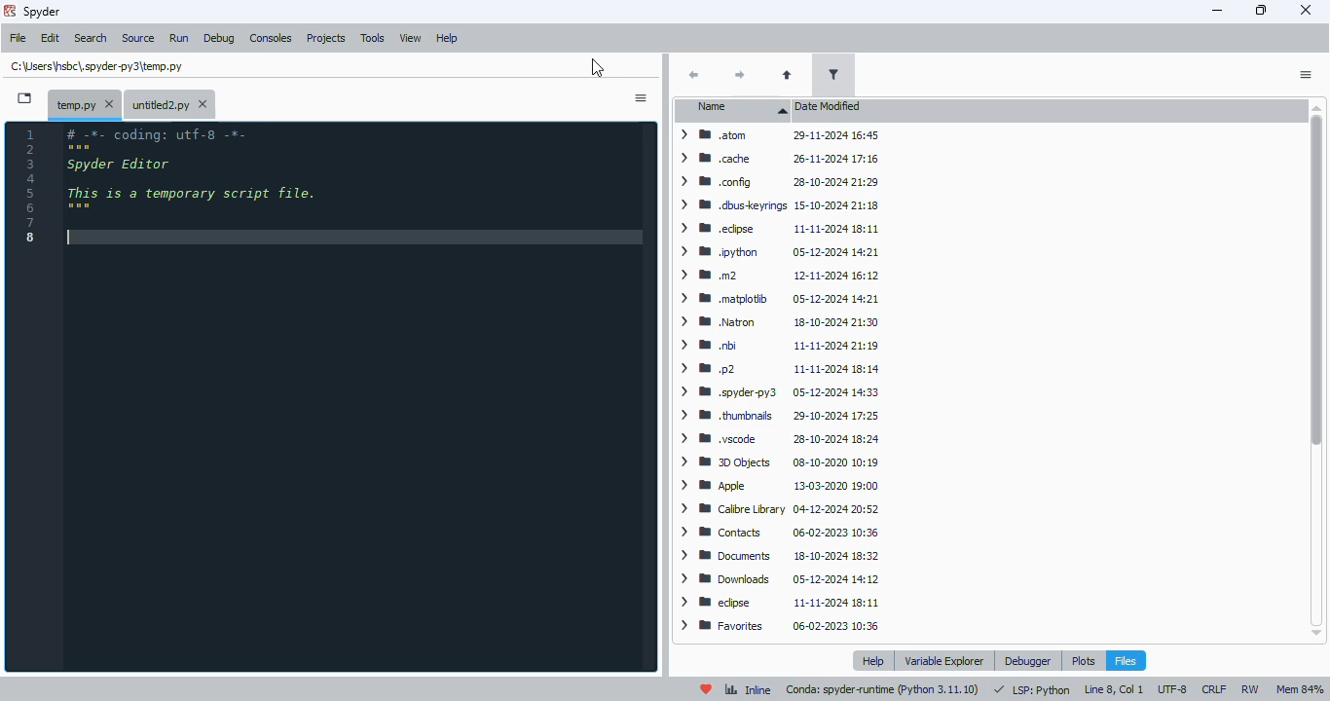  Describe the element at coordinates (706, 689) in the screenshot. I see `help spyder!` at that location.